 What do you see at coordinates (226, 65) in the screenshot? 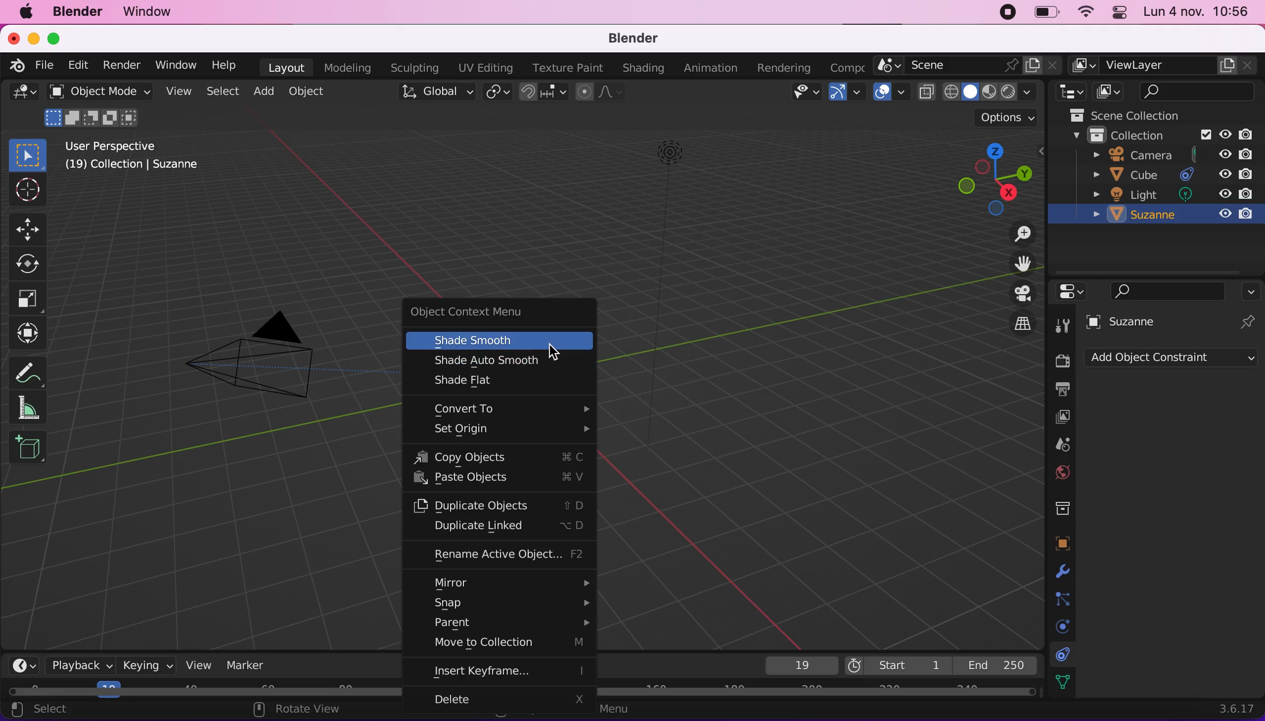
I see `help` at bounding box center [226, 65].